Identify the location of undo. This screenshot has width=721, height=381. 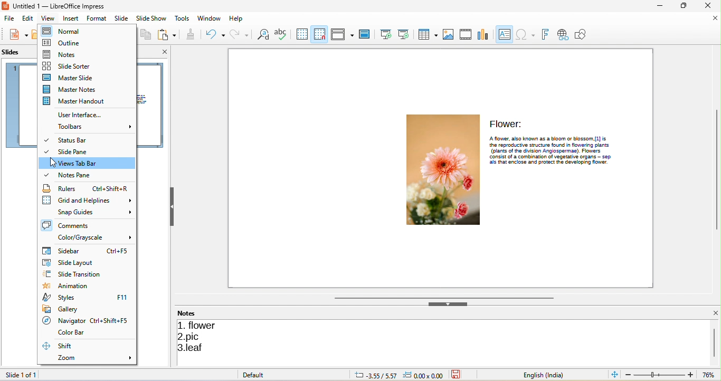
(214, 34).